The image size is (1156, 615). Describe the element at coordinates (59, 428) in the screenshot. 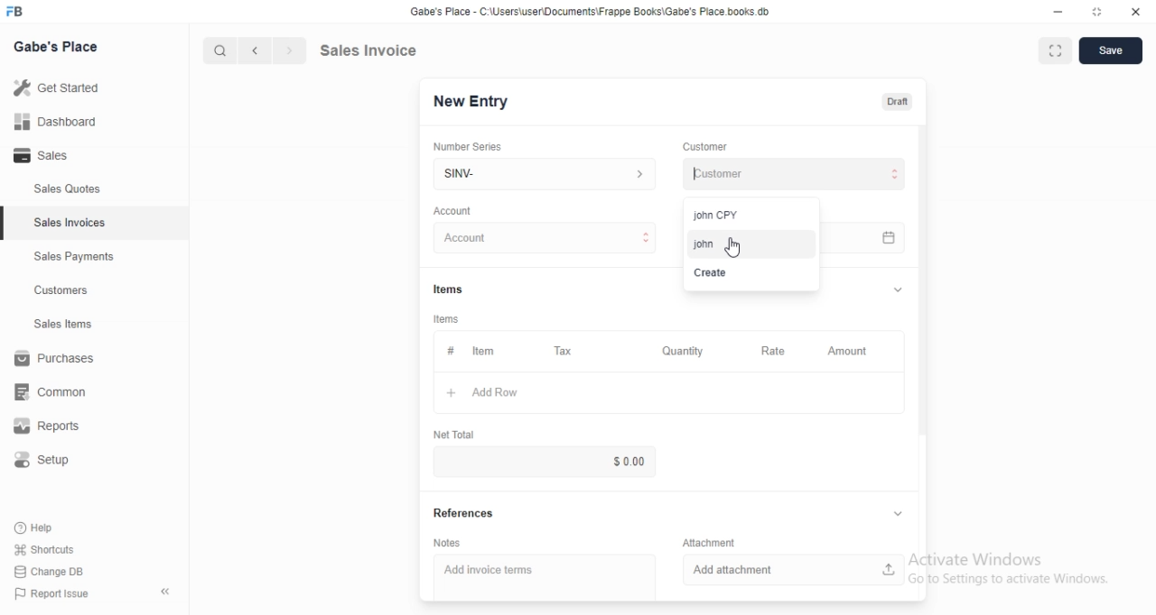

I see `Reports` at that location.